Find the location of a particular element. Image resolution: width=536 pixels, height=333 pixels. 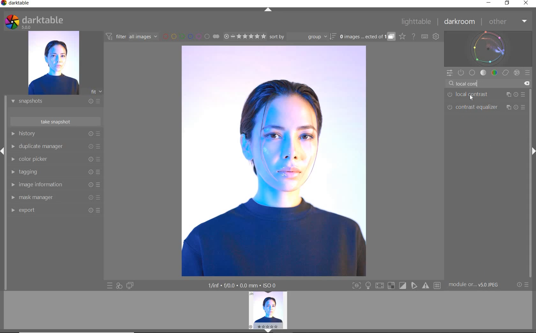

LOCAL CONTRAST is located at coordinates (486, 95).